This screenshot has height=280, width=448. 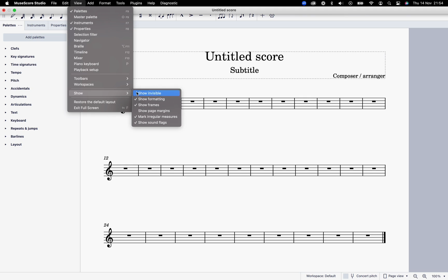 What do you see at coordinates (152, 104) in the screenshot?
I see `show frames` at bounding box center [152, 104].